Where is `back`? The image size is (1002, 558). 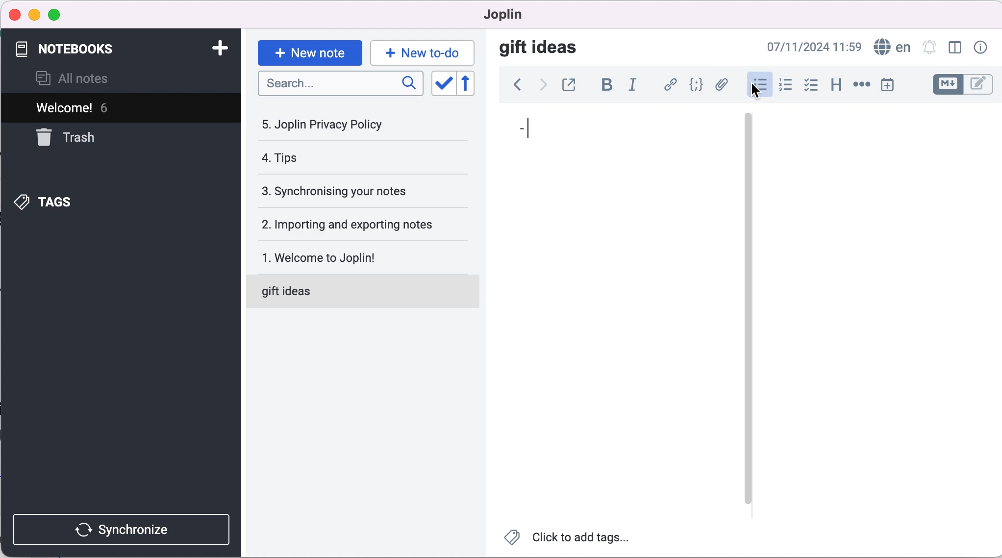
back is located at coordinates (514, 86).